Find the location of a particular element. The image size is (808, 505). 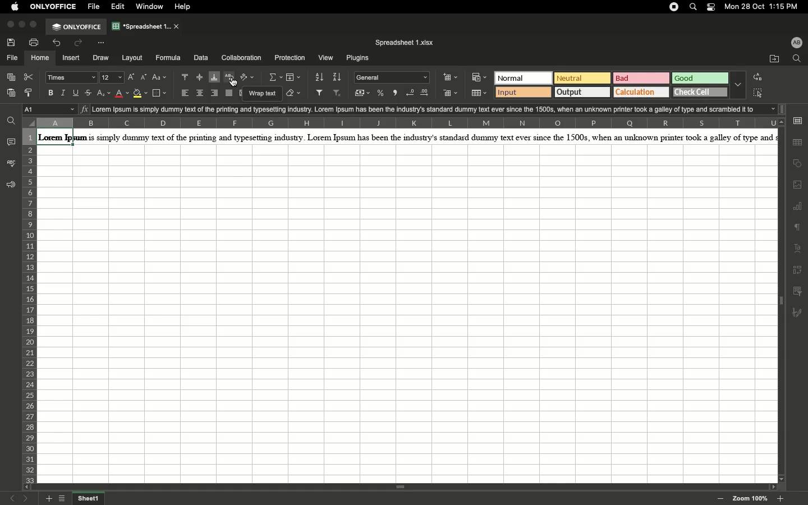

Increase font size is located at coordinates (132, 77).